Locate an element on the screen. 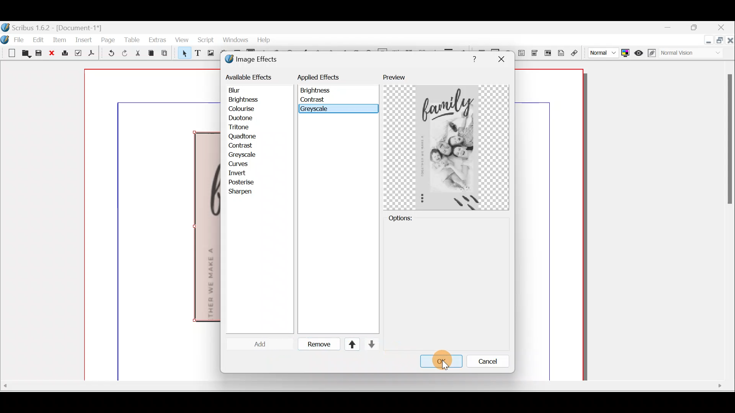 The height and width of the screenshot is (413, 735). Minimise is located at coordinates (706, 41).